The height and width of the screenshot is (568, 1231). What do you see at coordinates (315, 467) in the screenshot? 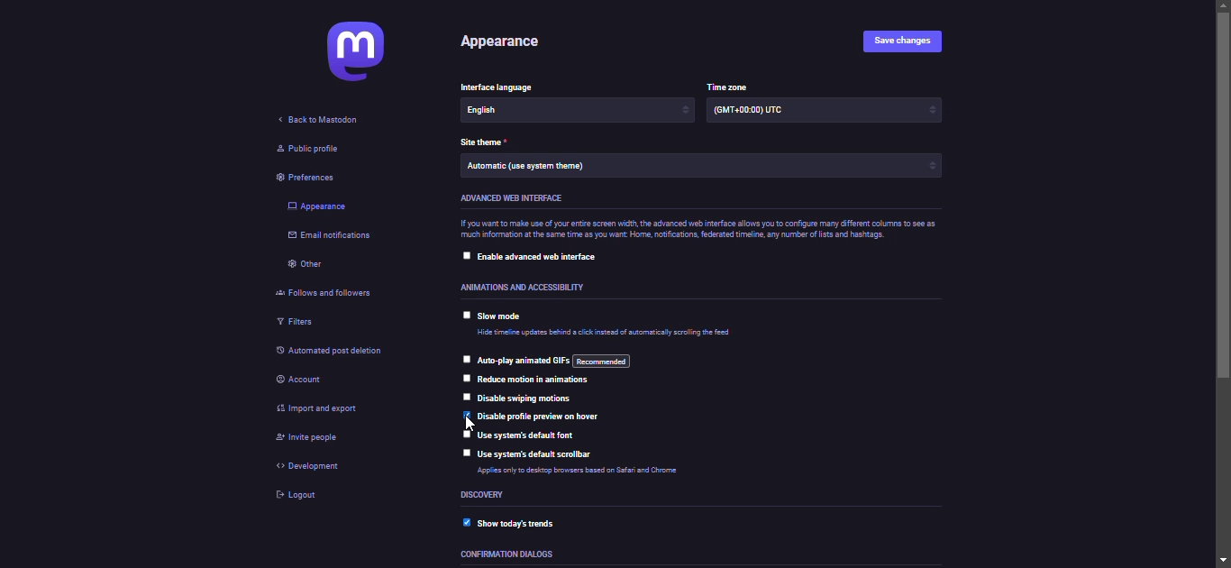
I see `development` at bounding box center [315, 467].